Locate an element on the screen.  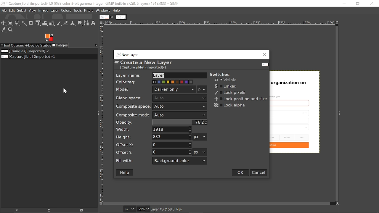
Help is located at coordinates (125, 172).